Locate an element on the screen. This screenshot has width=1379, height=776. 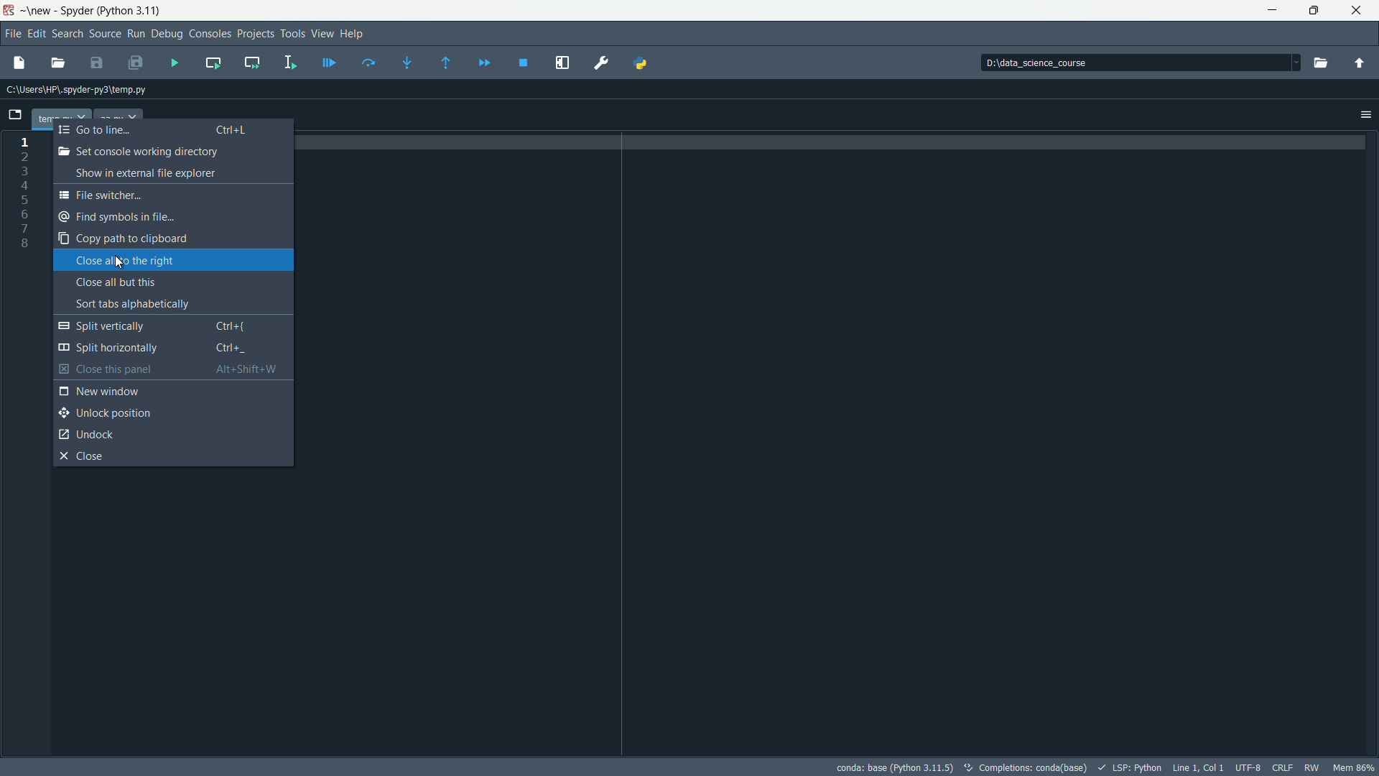
debug file is located at coordinates (328, 63).